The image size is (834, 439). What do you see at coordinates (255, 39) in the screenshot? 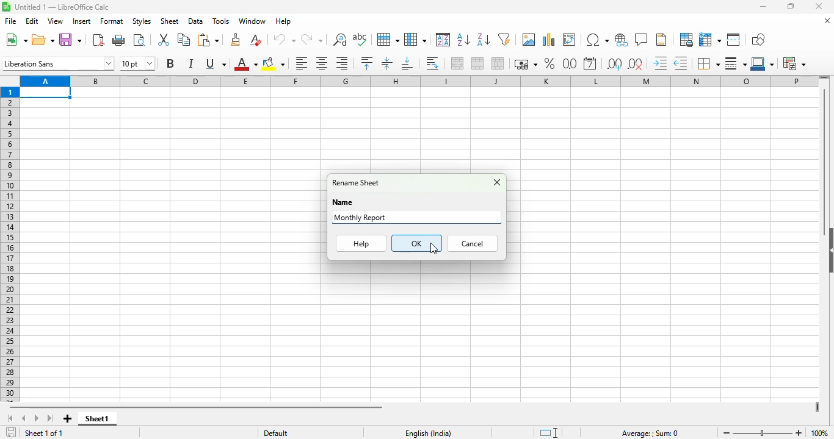
I see `clear direct formatting` at bounding box center [255, 39].